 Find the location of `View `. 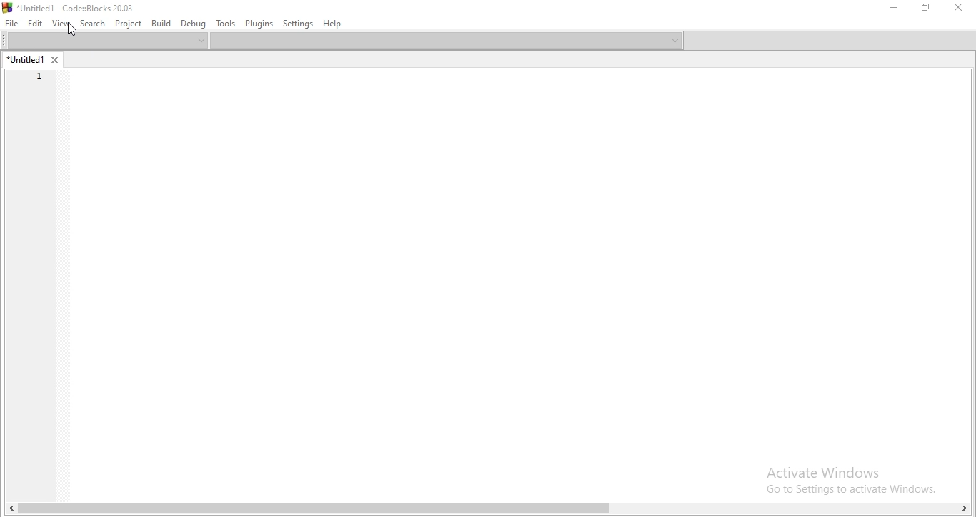

View  is located at coordinates (61, 24).